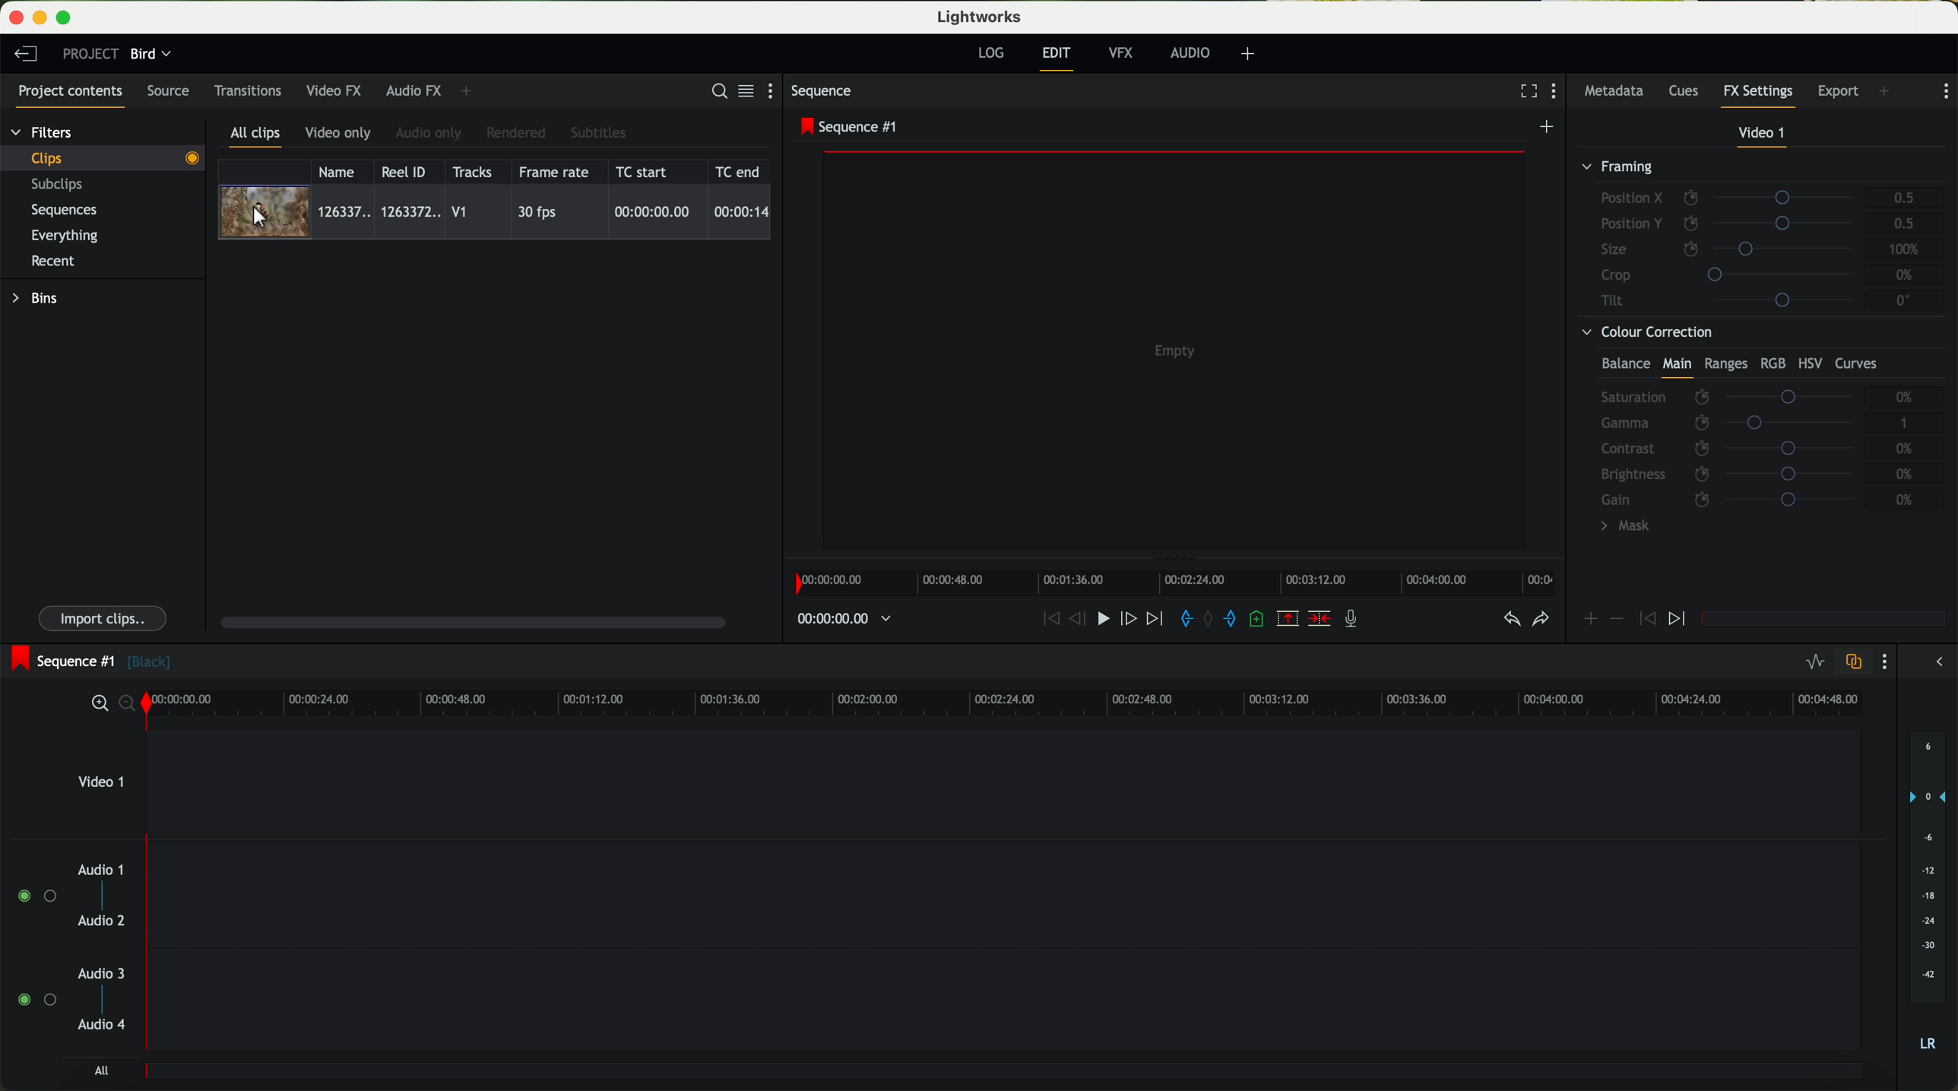  Describe the element at coordinates (66, 18) in the screenshot. I see `maximize program` at that location.